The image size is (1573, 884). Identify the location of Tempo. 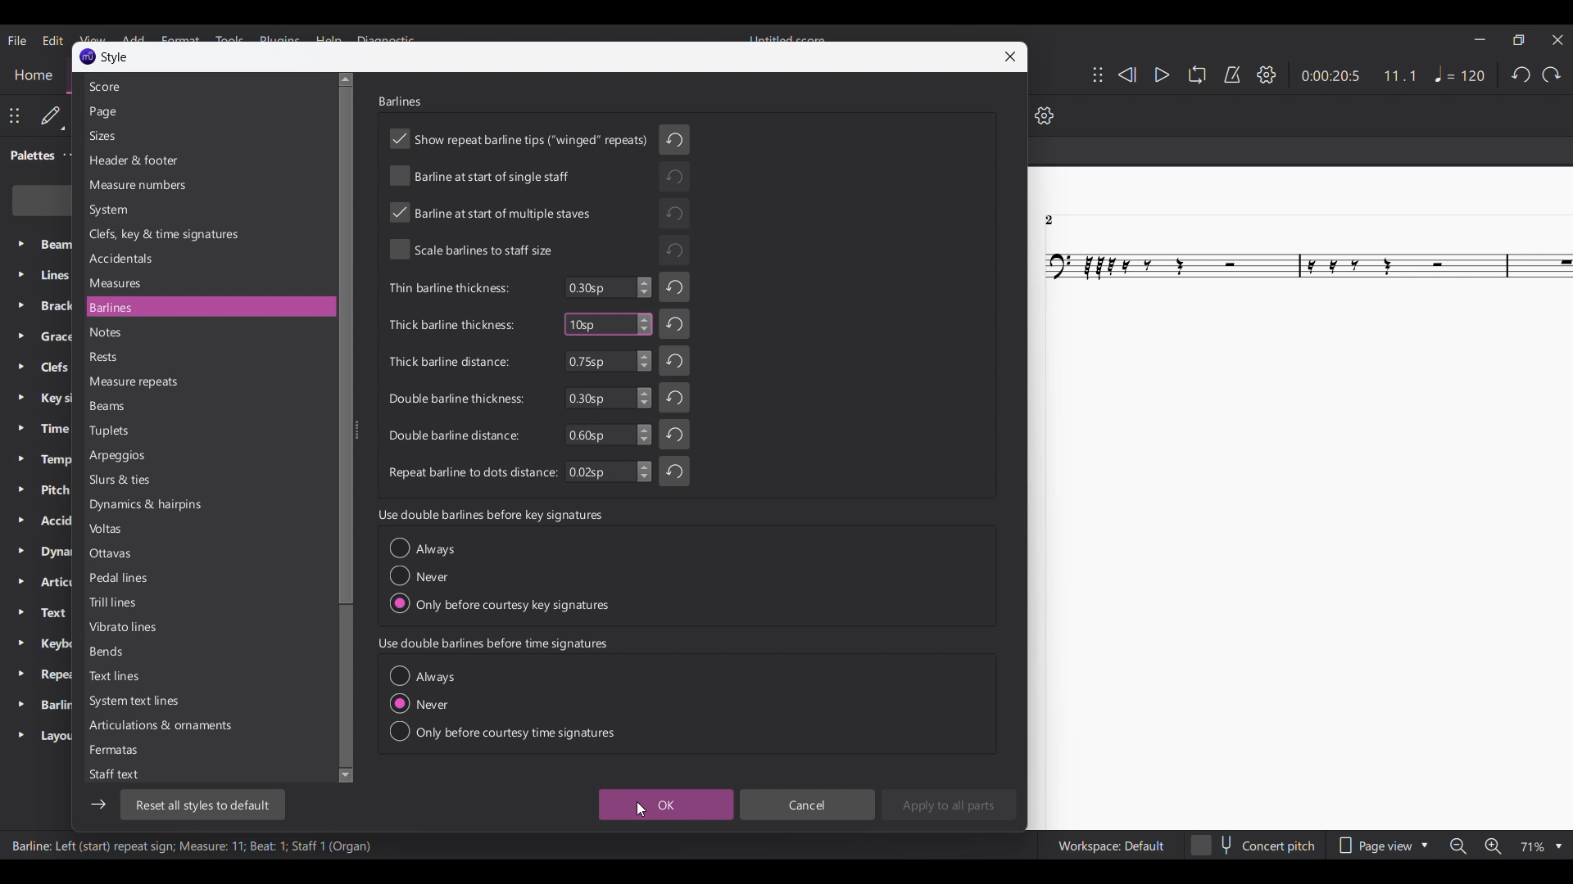
(1460, 74).